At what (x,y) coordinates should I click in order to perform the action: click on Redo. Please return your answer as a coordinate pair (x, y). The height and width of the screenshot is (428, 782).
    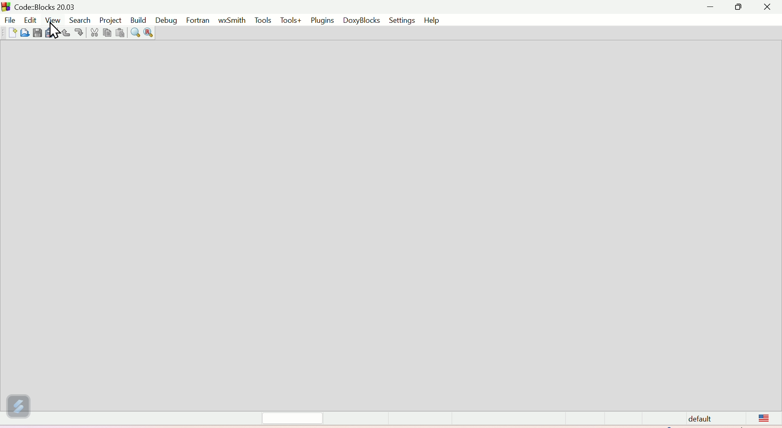
    Looking at the image, I should click on (79, 32).